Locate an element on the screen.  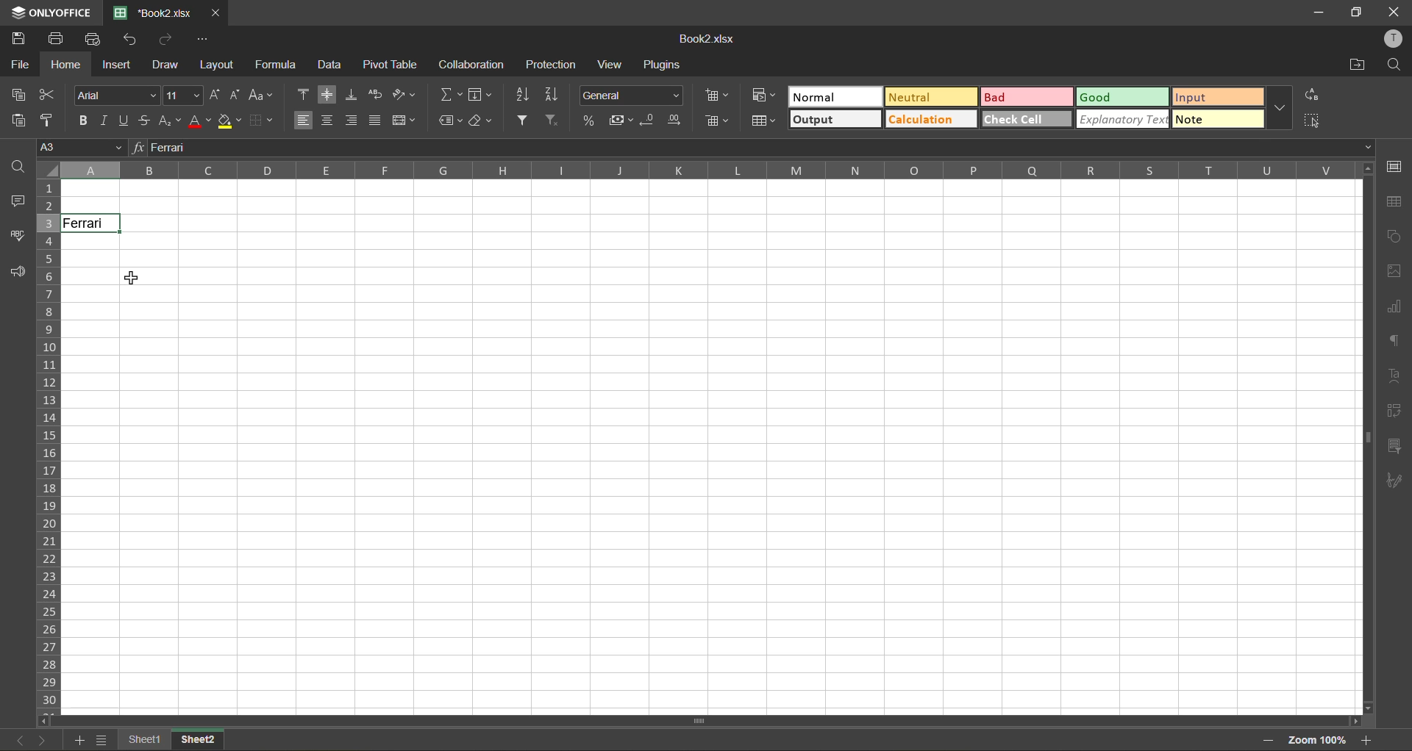
orientation is located at coordinates (404, 94).